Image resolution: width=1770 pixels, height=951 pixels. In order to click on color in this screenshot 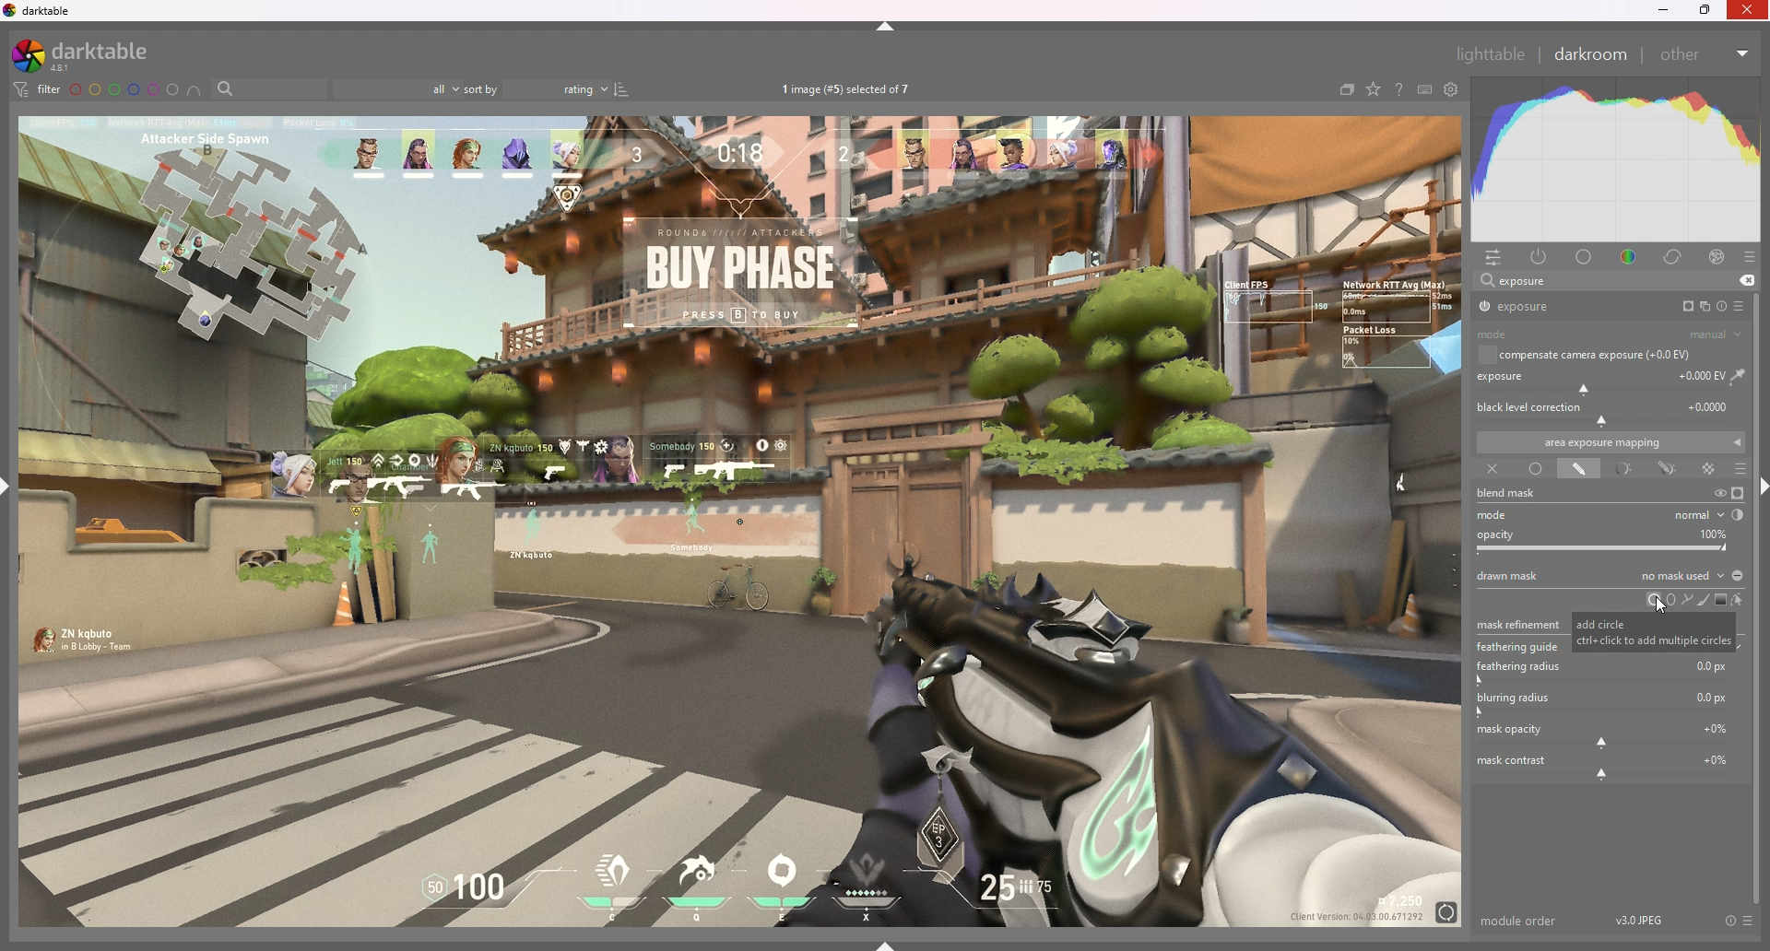, I will do `click(1628, 257)`.